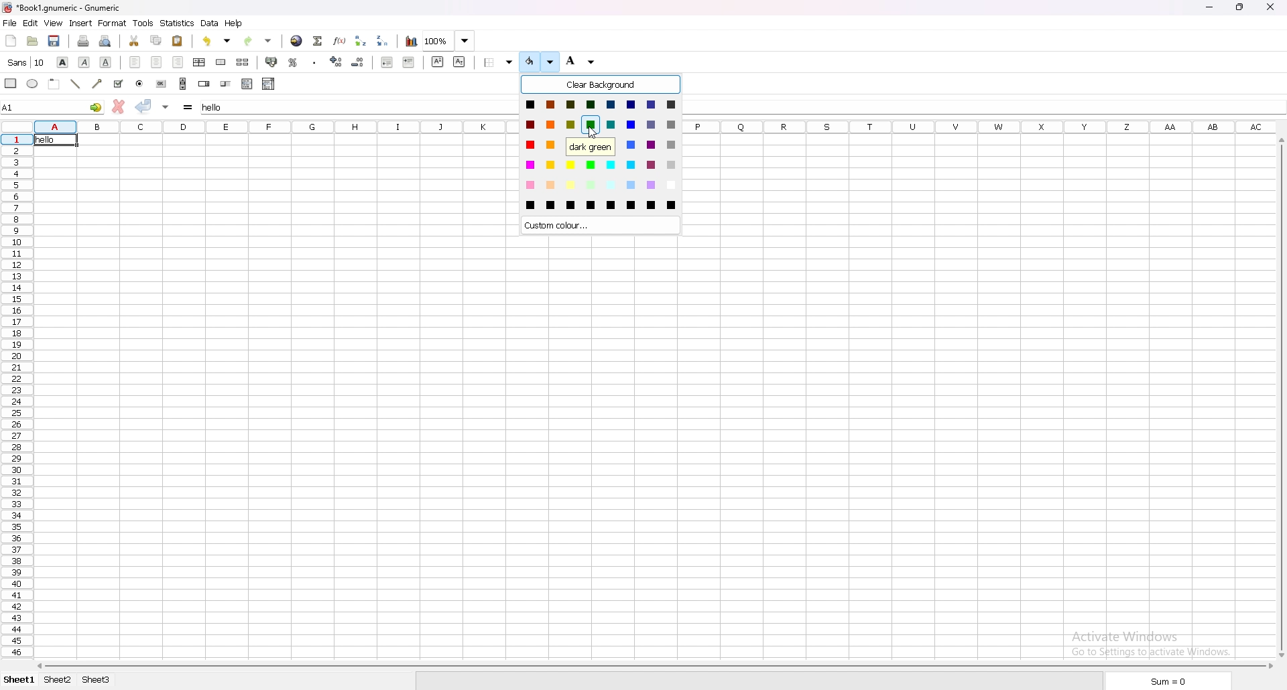  I want to click on border, so click(499, 62).